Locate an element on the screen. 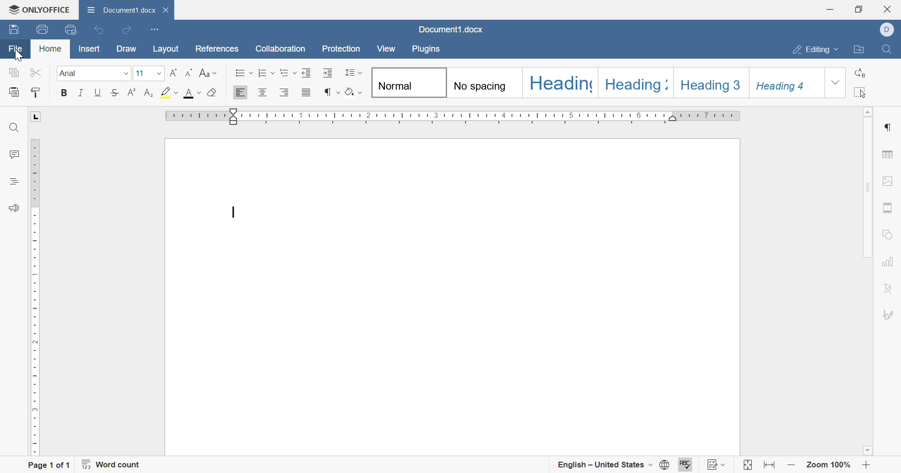 The height and width of the screenshot is (473, 901). drop down is located at coordinates (836, 83).